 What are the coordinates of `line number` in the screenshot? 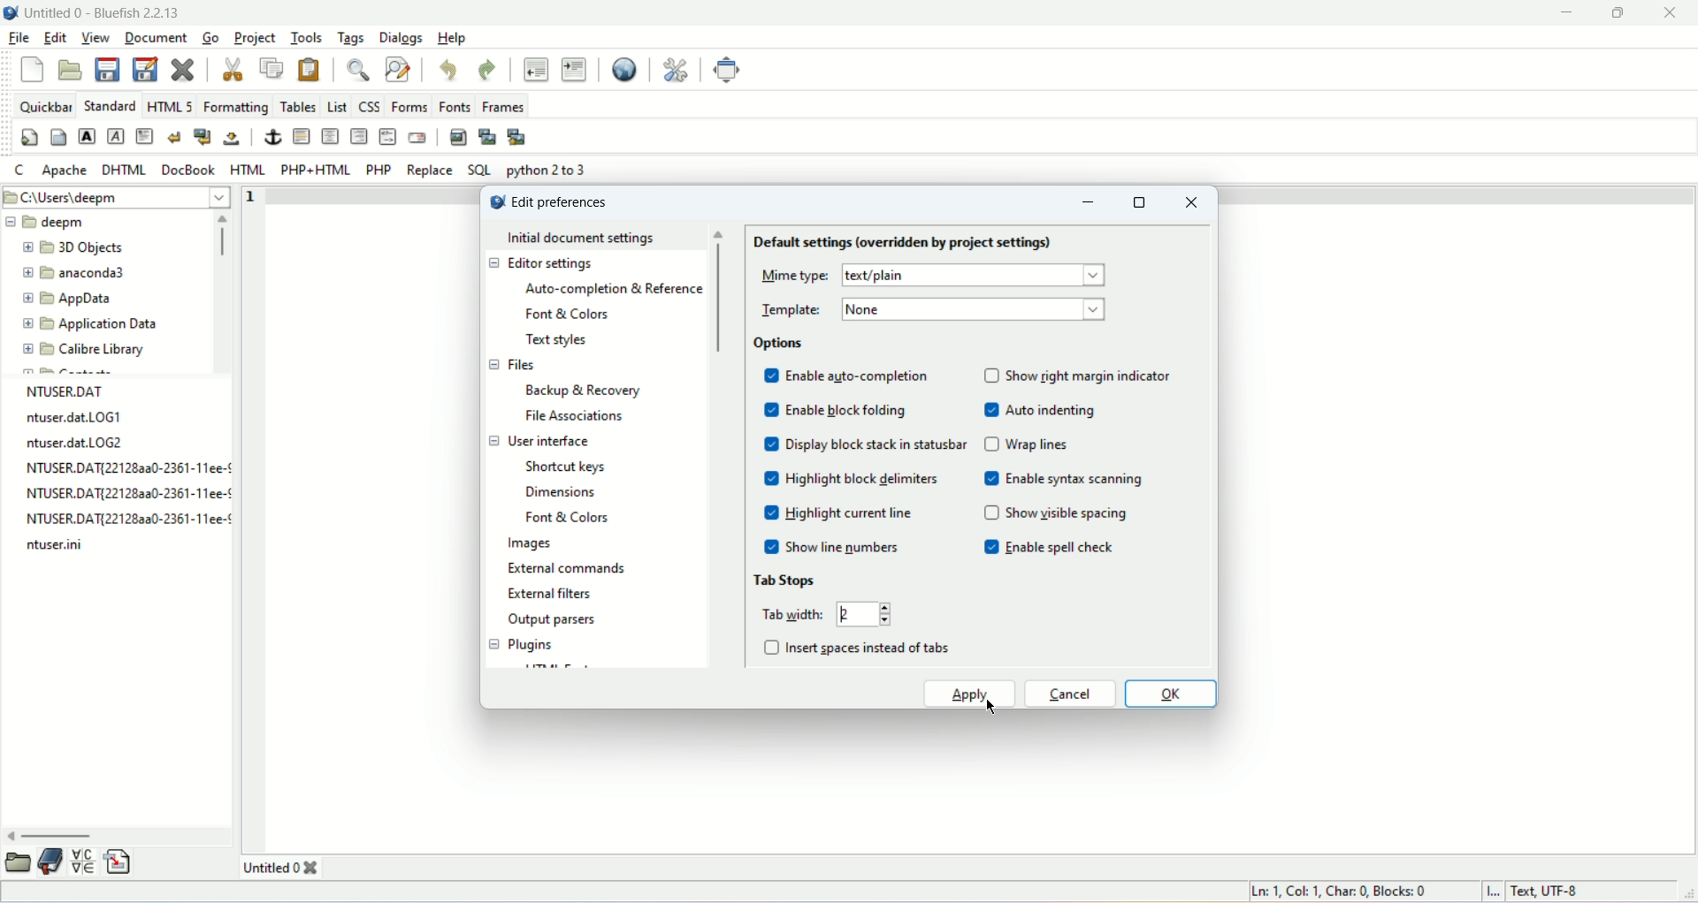 It's located at (256, 196).